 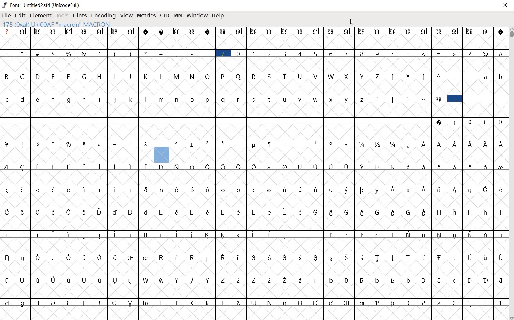 What do you see at coordinates (100, 212) in the screenshot?
I see `Symbol` at bounding box center [100, 212].